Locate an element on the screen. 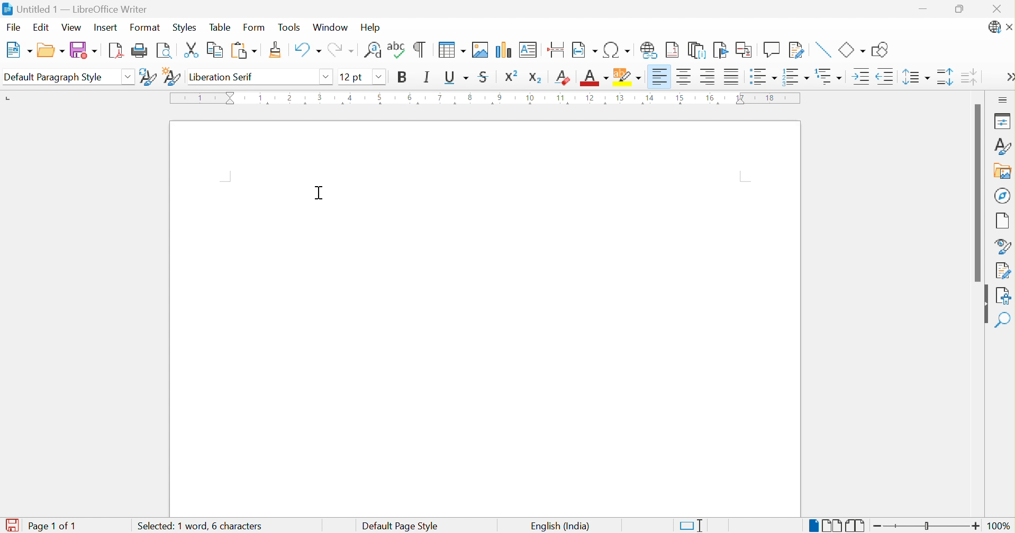  Untitled 1 - LibreOffice Writer is located at coordinates (76, 8).